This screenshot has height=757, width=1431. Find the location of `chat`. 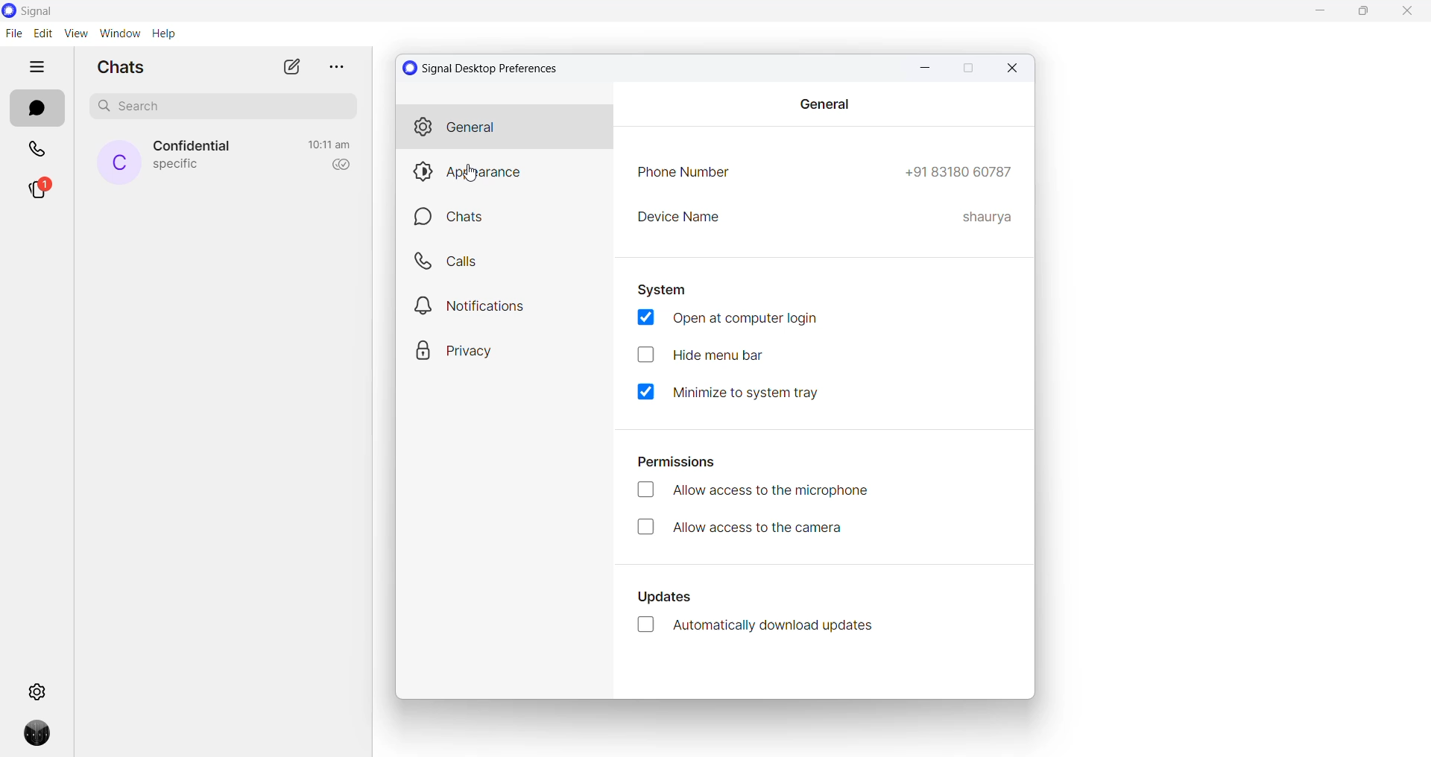

chat is located at coordinates (508, 218).